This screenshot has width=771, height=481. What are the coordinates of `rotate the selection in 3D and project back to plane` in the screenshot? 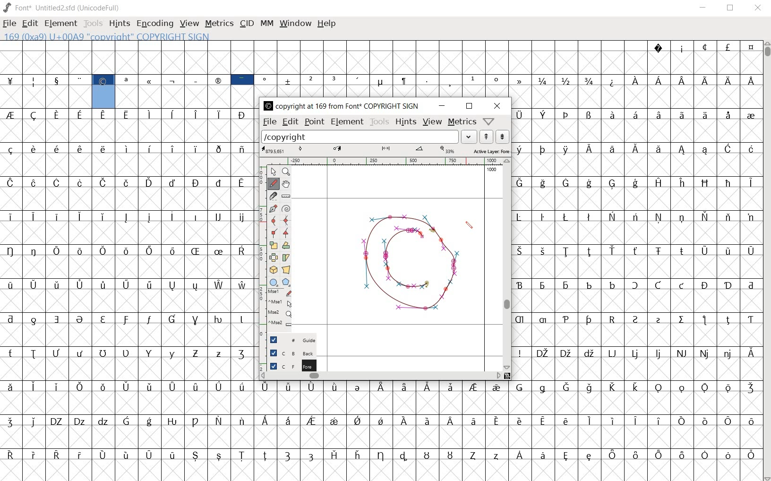 It's located at (273, 269).